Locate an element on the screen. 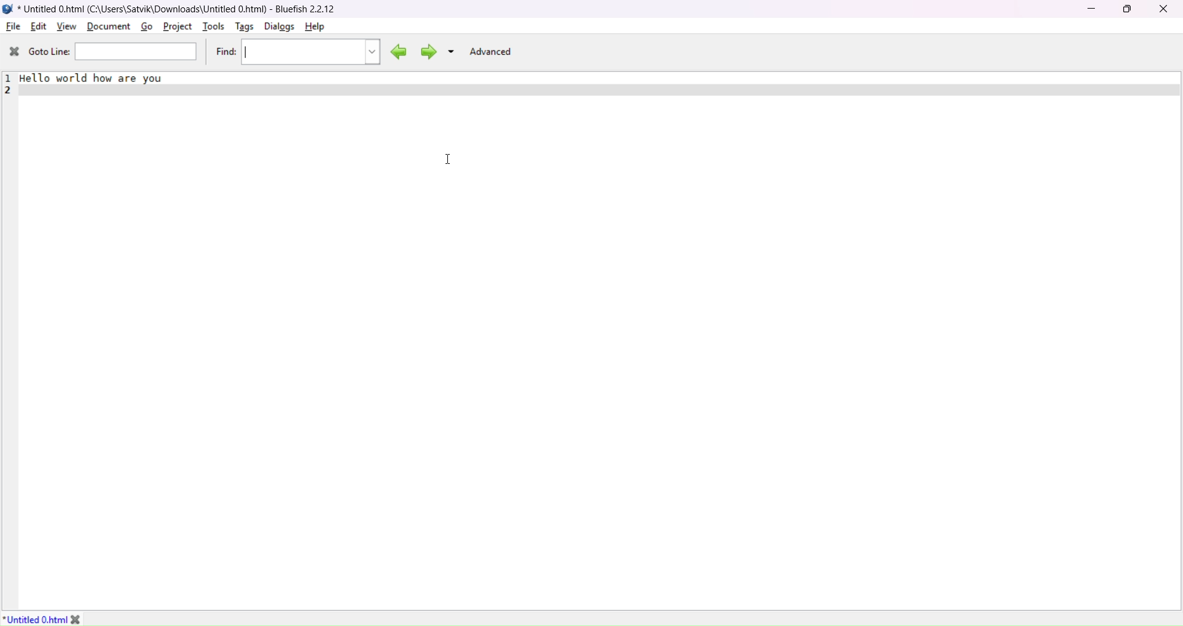 This screenshot has width=1183, height=626. line number is located at coordinates (9, 83).